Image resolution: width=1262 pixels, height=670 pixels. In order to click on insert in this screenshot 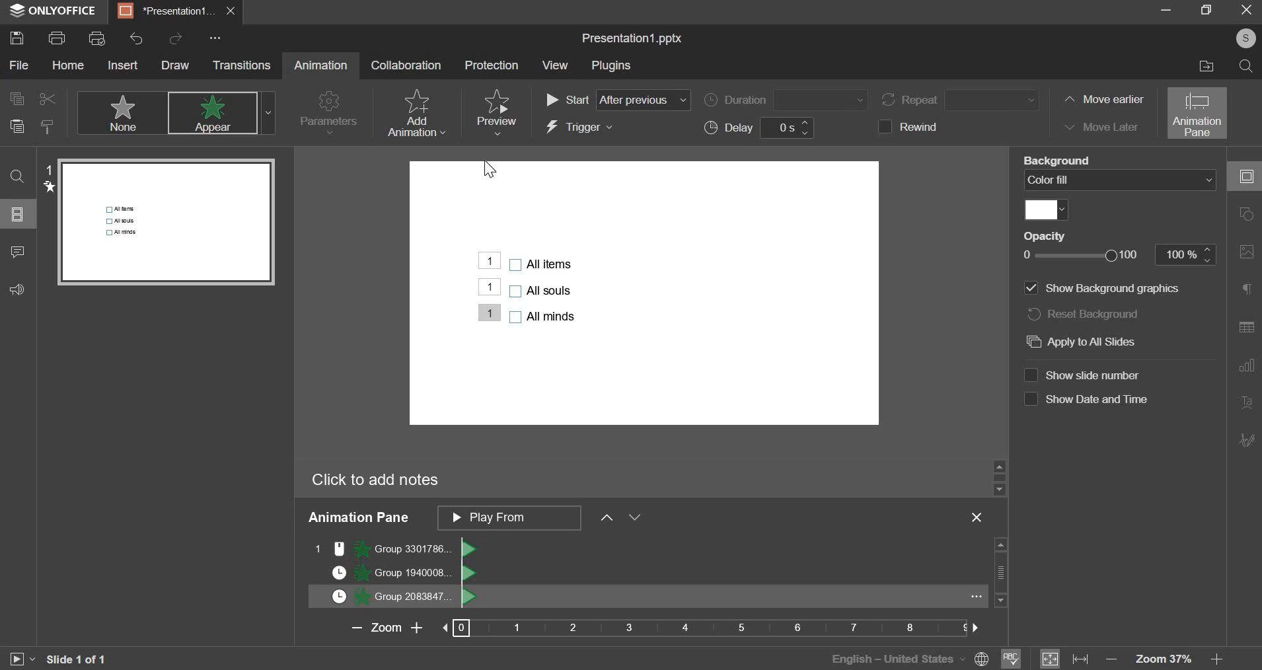, I will do `click(122, 65)`.